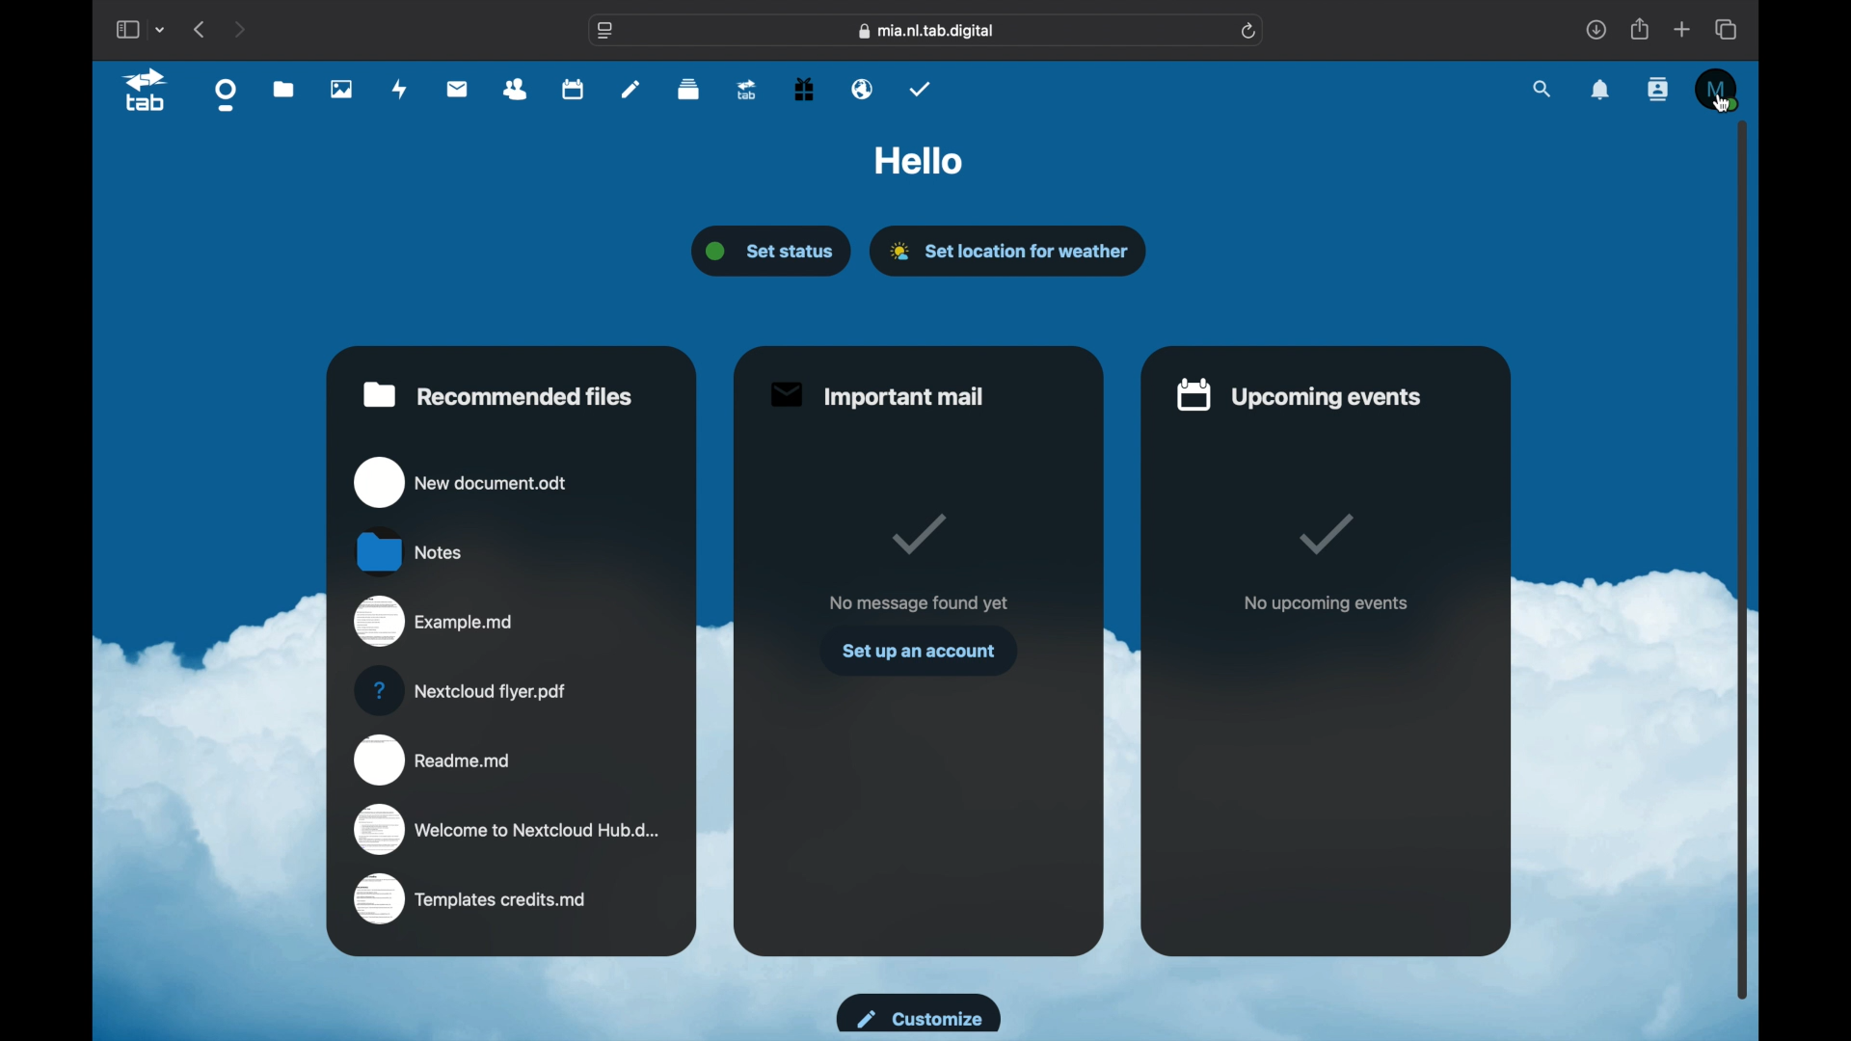 This screenshot has height=1041, width=1851. I want to click on downloads, so click(1595, 29).